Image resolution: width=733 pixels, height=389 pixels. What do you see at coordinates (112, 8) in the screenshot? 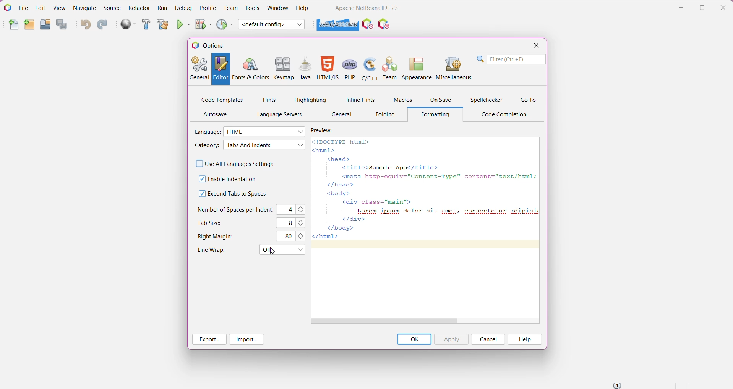
I see `Source` at bounding box center [112, 8].